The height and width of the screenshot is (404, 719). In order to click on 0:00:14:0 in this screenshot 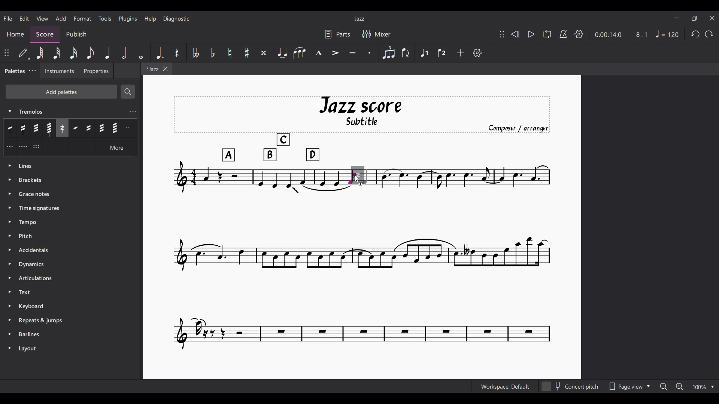, I will do `click(608, 34)`.